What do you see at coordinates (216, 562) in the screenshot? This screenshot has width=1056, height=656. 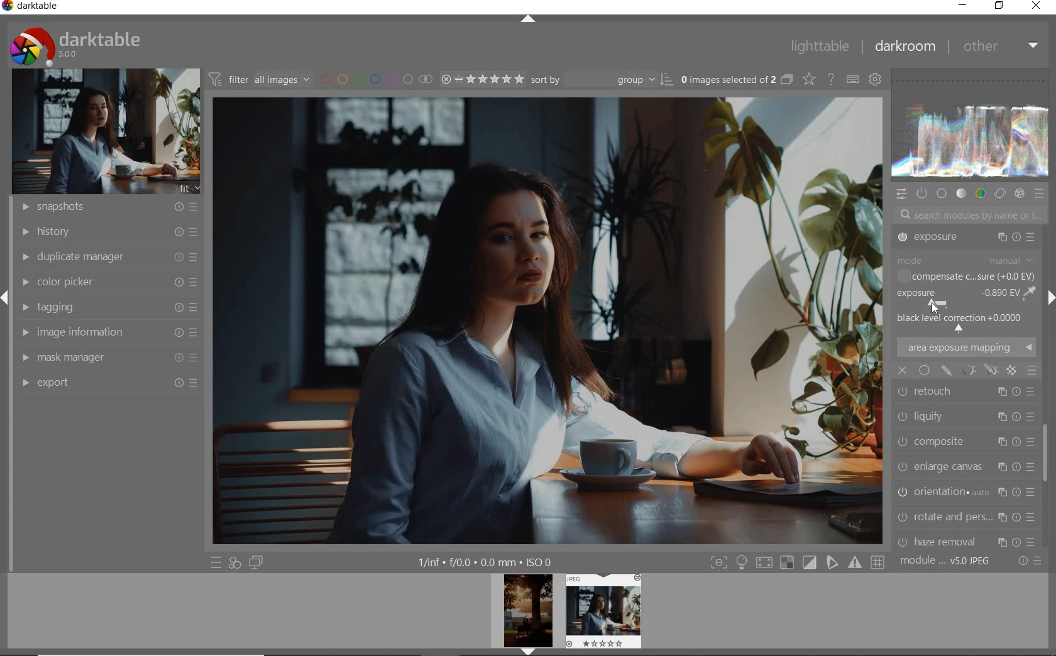 I see `QUICK ACCESS TO PRESET` at bounding box center [216, 562].